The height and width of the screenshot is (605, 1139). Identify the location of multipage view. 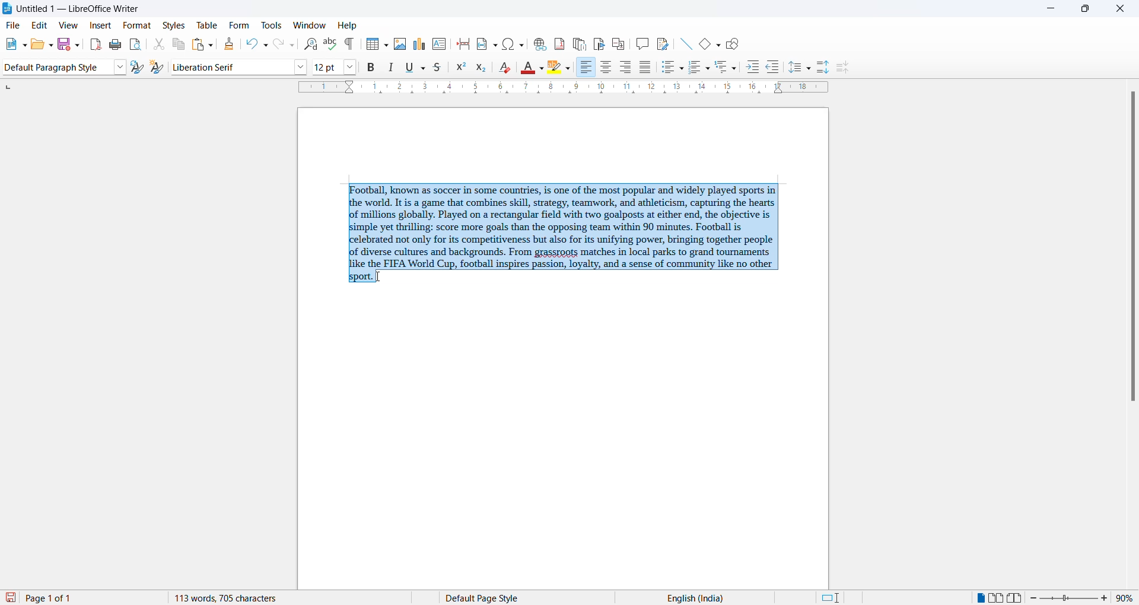
(998, 599).